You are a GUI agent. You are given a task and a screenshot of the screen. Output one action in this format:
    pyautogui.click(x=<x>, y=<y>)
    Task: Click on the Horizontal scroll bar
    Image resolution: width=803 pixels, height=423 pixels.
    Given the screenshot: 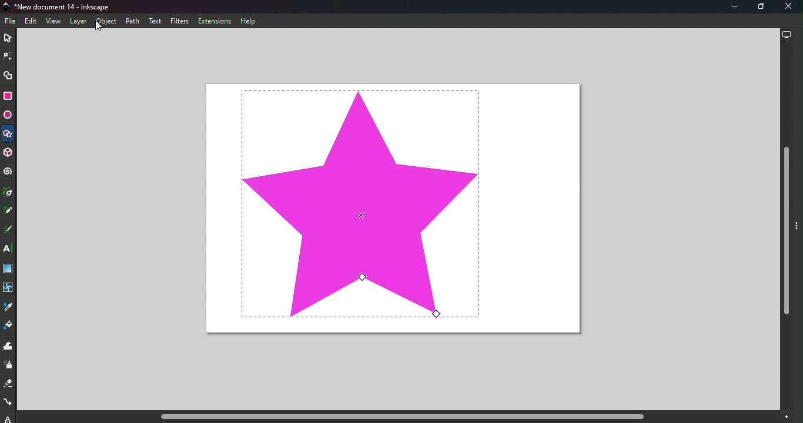 What is the action you would take?
    pyautogui.click(x=397, y=417)
    